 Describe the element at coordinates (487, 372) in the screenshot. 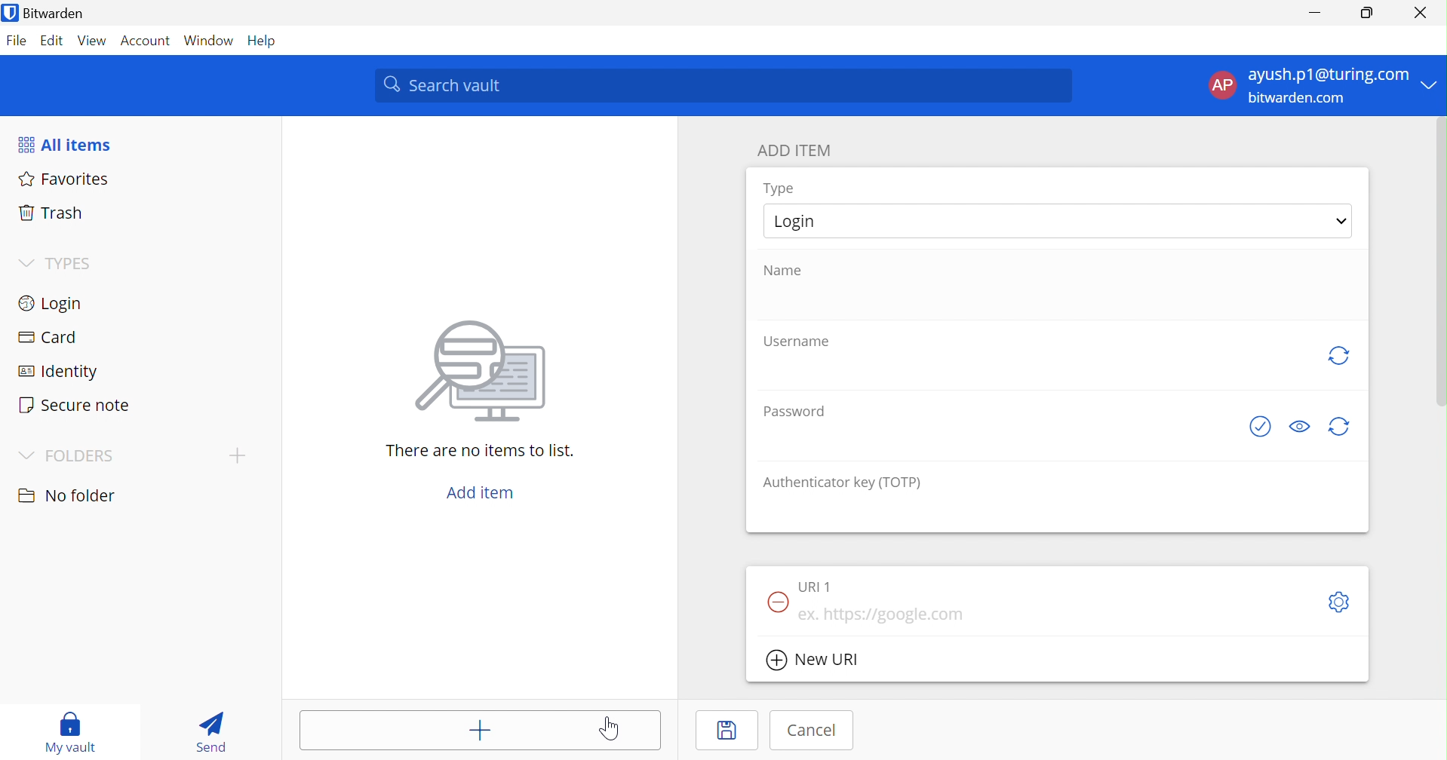

I see `image` at that location.